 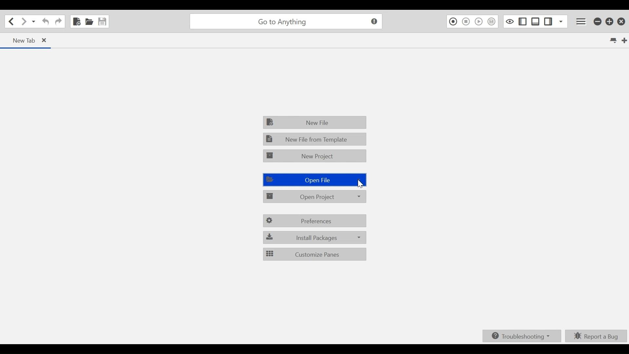 I want to click on Toggle focus mode, so click(x=510, y=21).